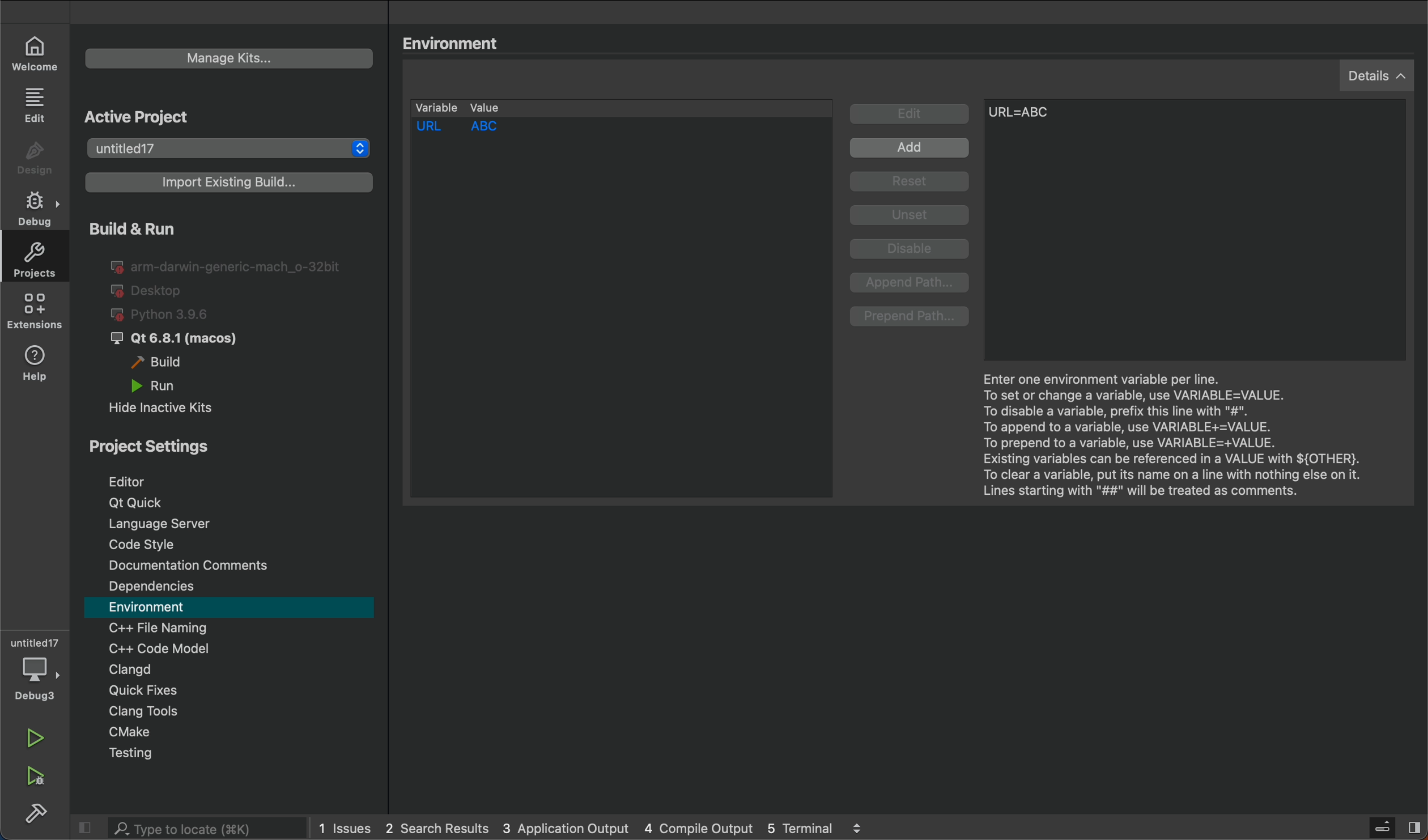 This screenshot has height=840, width=1428. Describe the element at coordinates (459, 41) in the screenshot. I see `Environment` at that location.